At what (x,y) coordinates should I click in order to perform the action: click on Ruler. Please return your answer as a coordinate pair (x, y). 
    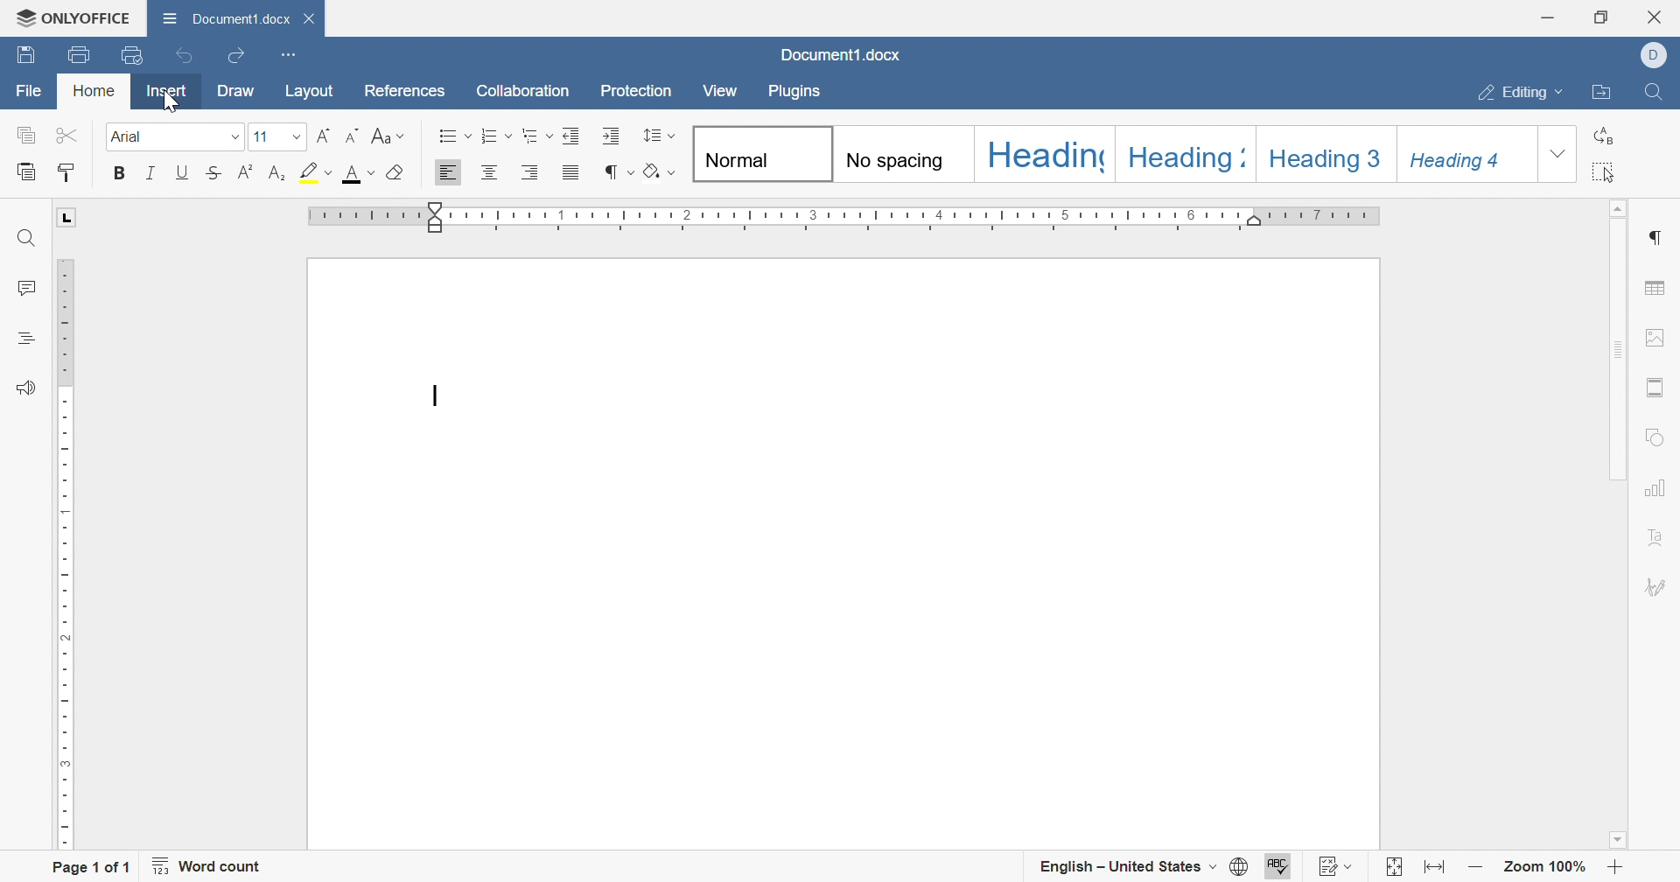
    Looking at the image, I should click on (64, 530).